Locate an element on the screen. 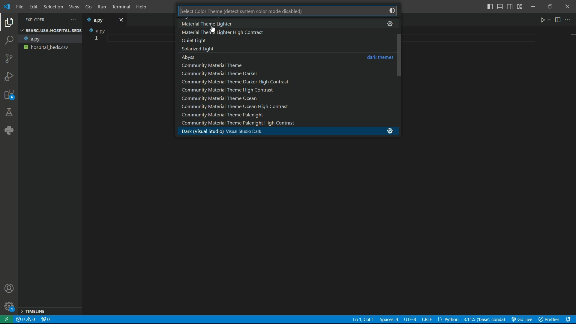  run or debugging is located at coordinates (9, 76).